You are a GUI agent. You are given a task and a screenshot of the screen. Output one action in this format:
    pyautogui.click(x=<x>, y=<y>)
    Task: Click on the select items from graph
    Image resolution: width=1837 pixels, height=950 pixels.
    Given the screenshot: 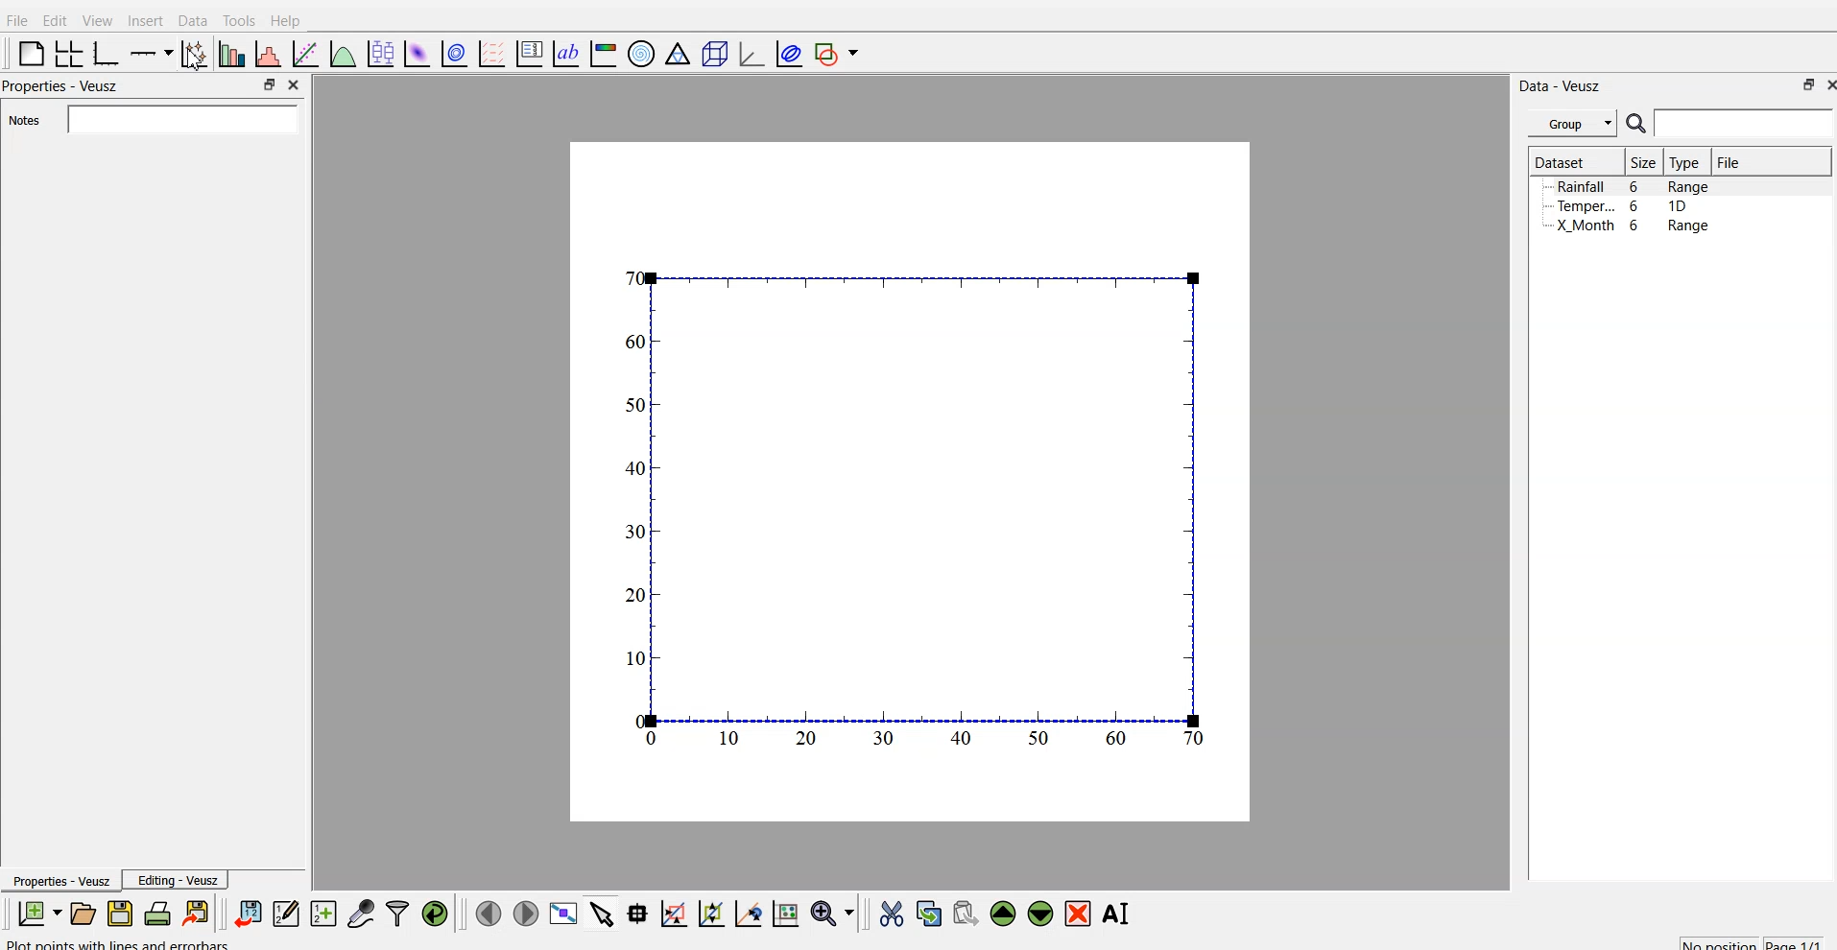 What is the action you would take?
    pyautogui.click(x=600, y=915)
    